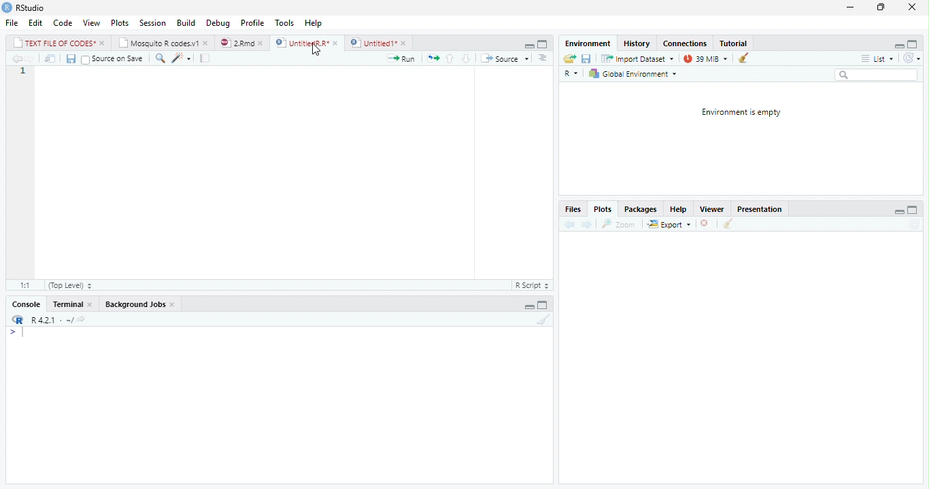 This screenshot has height=489, width=929. Describe the element at coordinates (16, 319) in the screenshot. I see `R` at that location.